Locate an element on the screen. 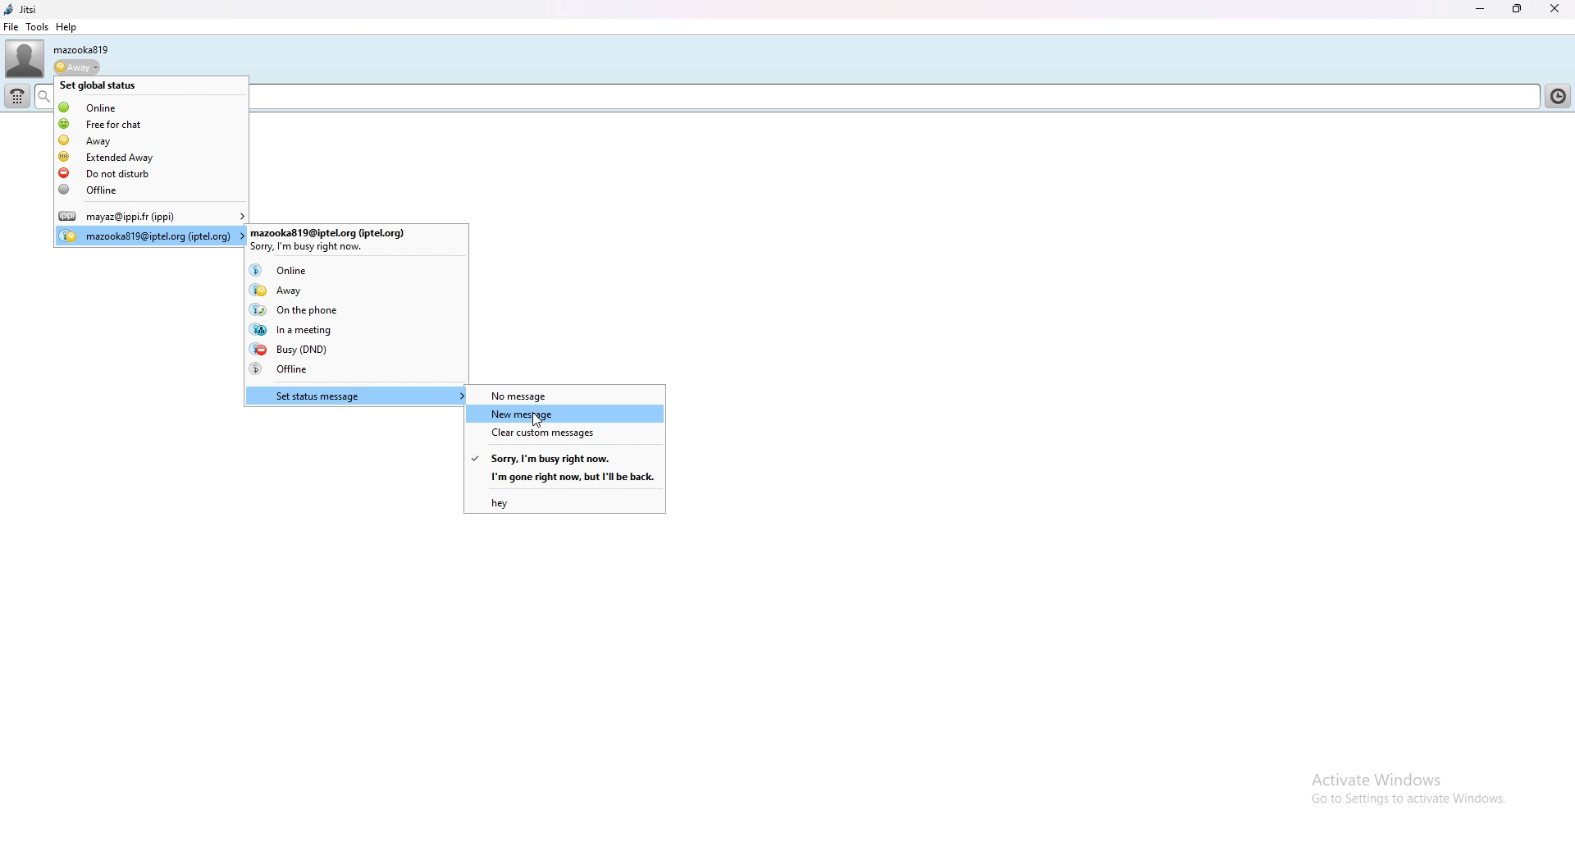 Image resolution: width=1575 pixels, height=847 pixels. busy is located at coordinates (355, 350).